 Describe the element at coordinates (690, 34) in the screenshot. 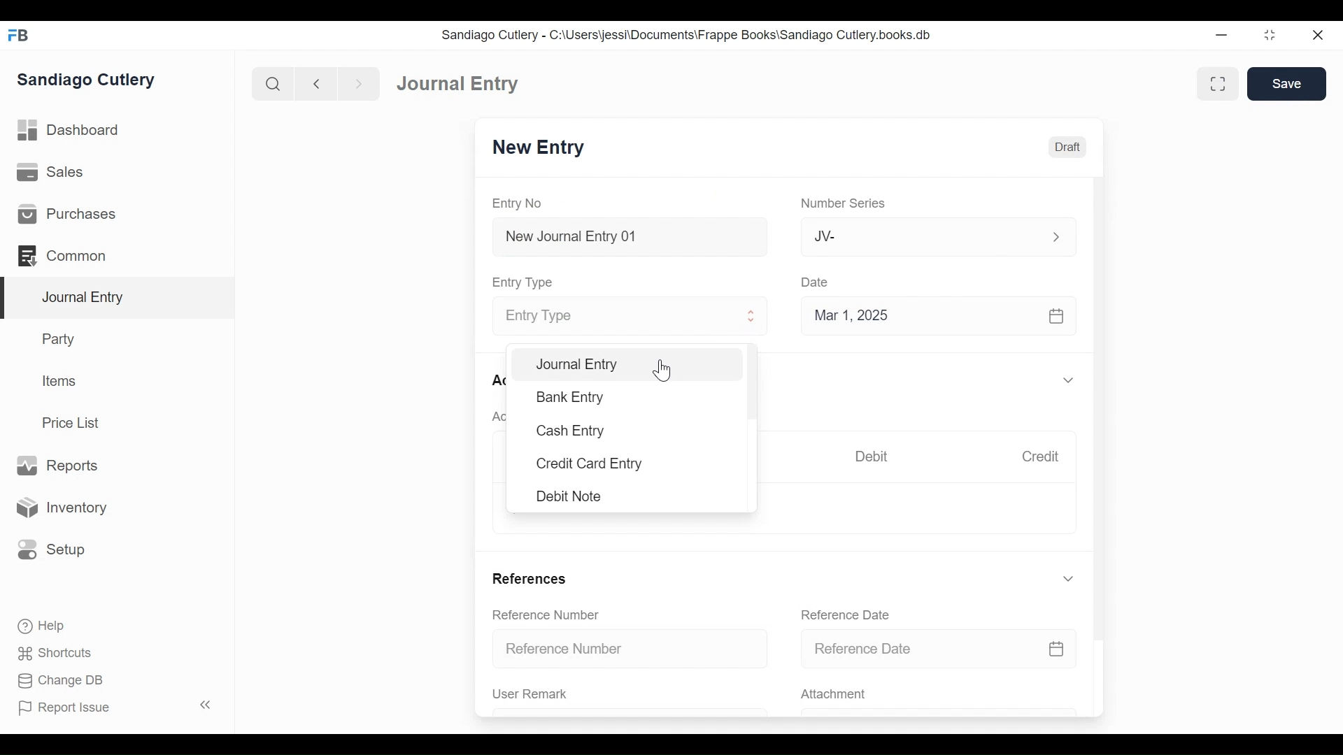

I see `Sandiago Cutlery - C:\Users\jessi\Documents\Frappe Books\Sandiago Cutlery.books.db` at that location.